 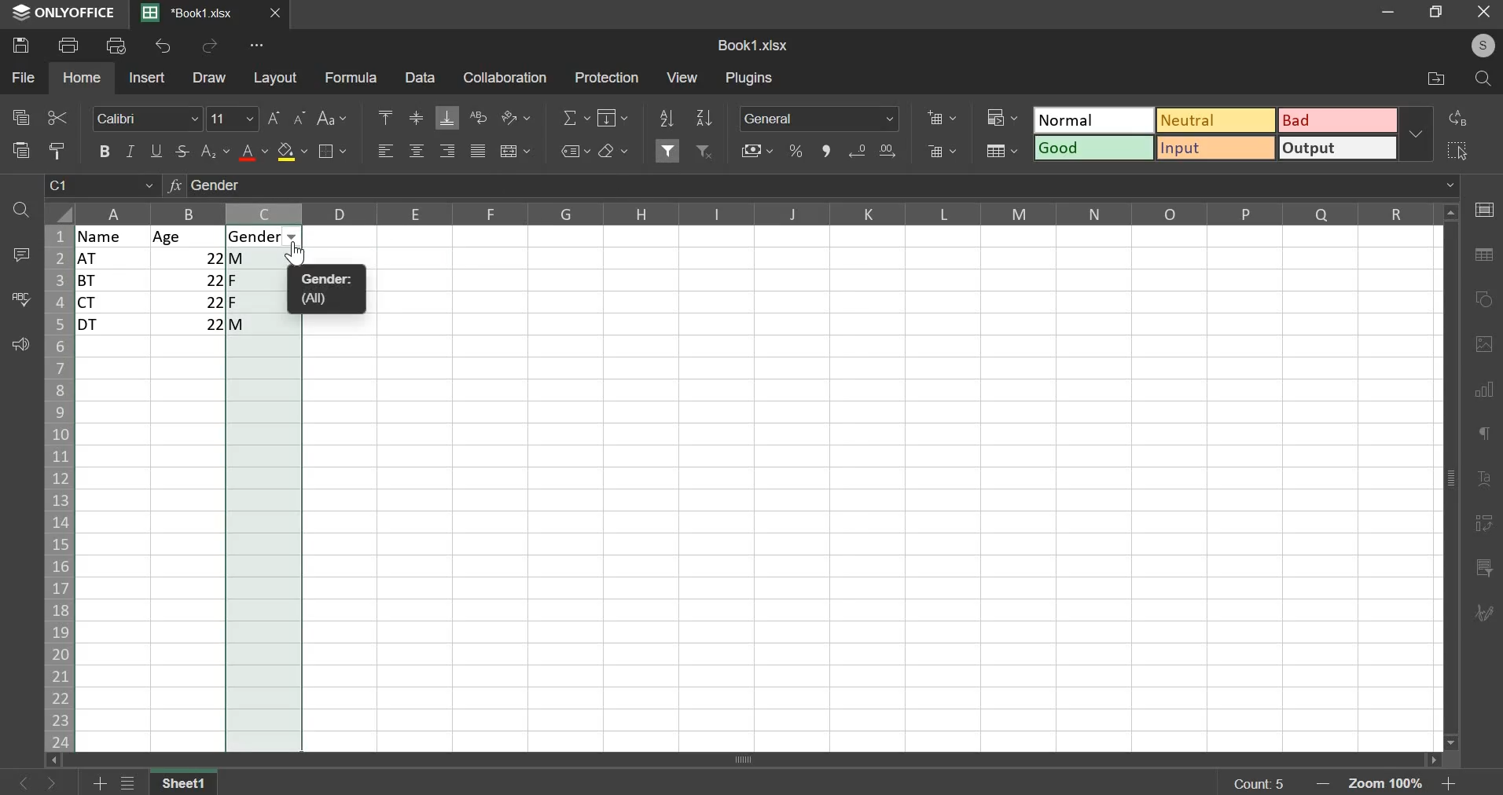 What do you see at coordinates (183, 152) in the screenshot?
I see `strokethrough` at bounding box center [183, 152].